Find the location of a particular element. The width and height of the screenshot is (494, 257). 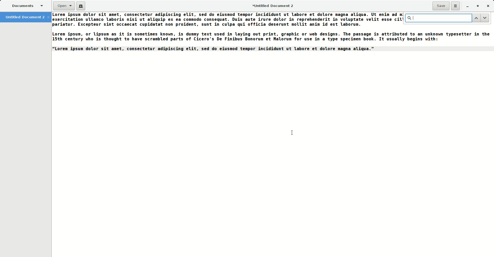

Restore is located at coordinates (477, 6).